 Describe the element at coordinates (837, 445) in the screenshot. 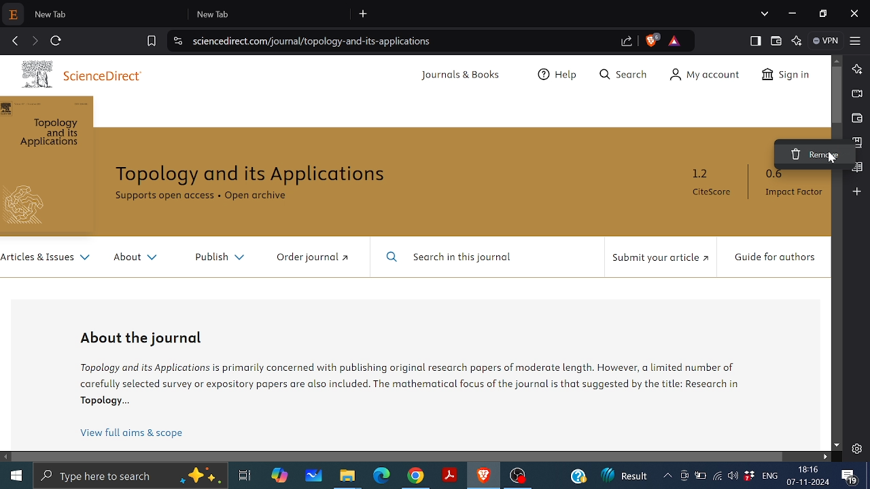

I see `Move down` at that location.